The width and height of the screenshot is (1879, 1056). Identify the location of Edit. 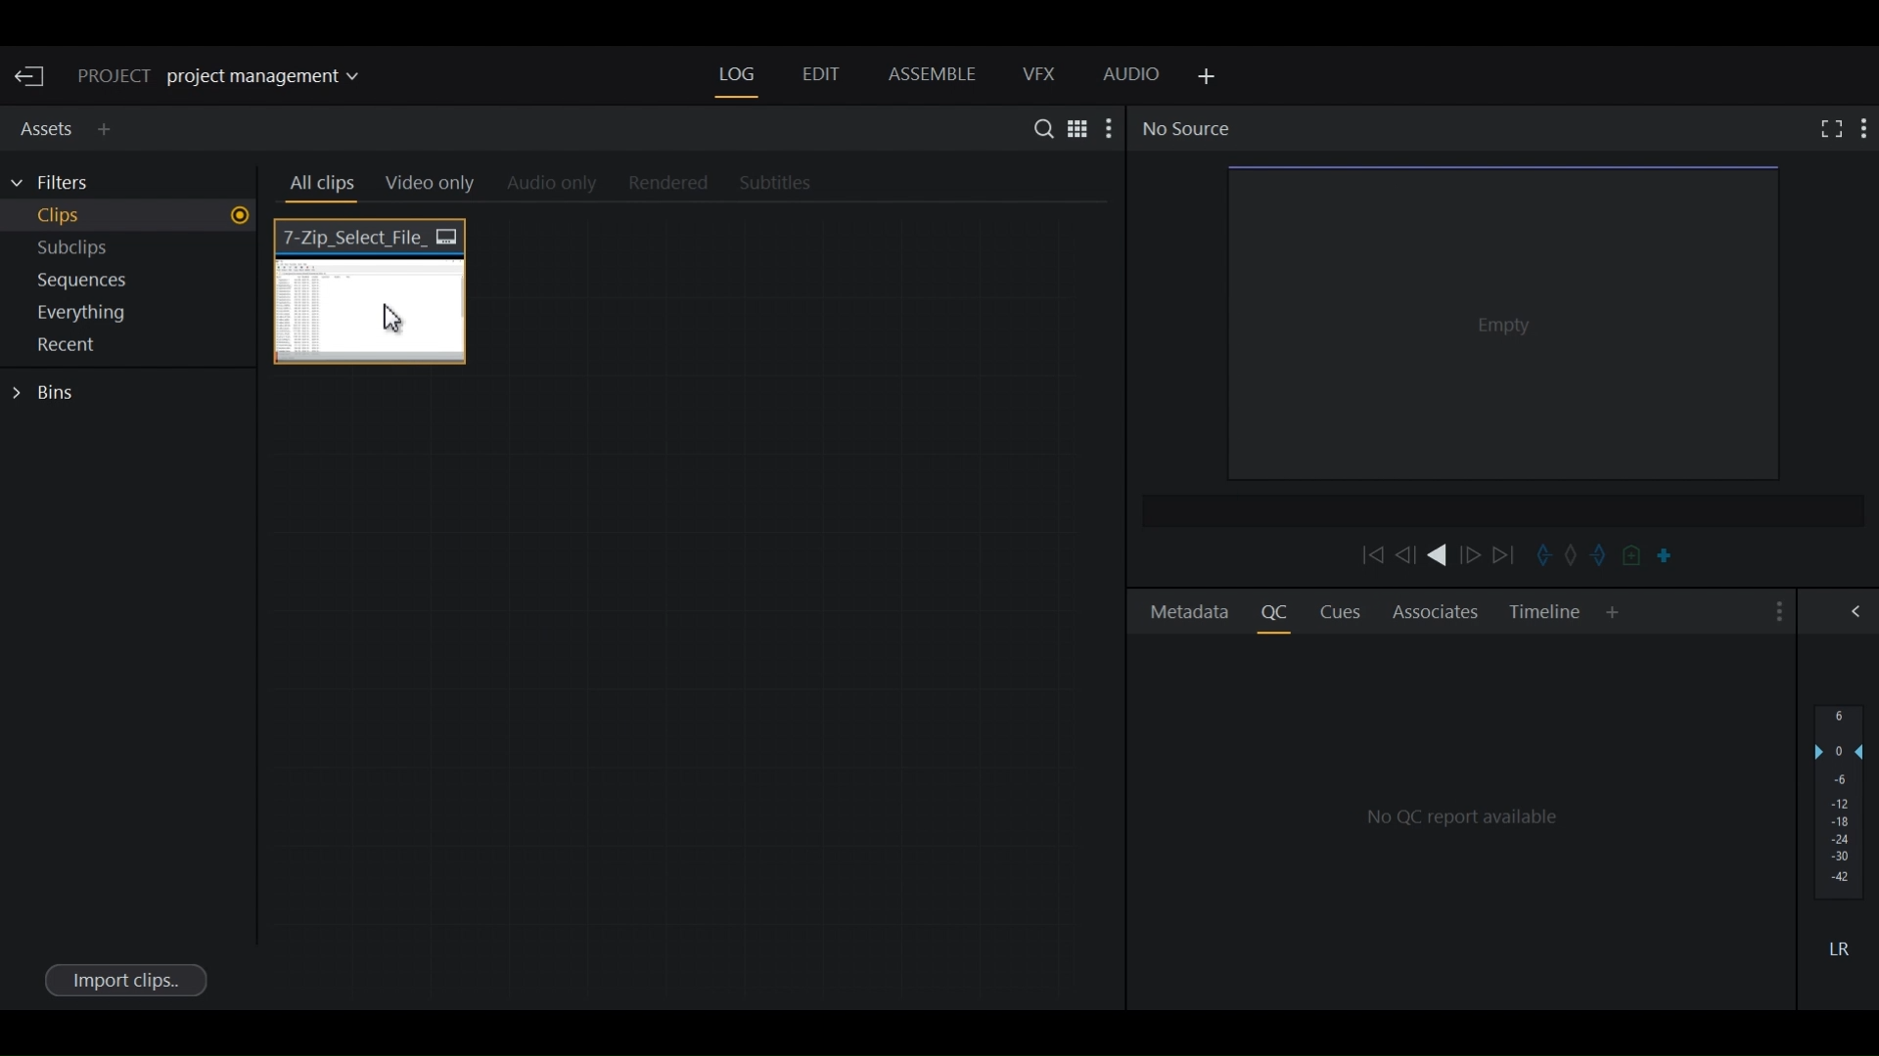
(819, 76).